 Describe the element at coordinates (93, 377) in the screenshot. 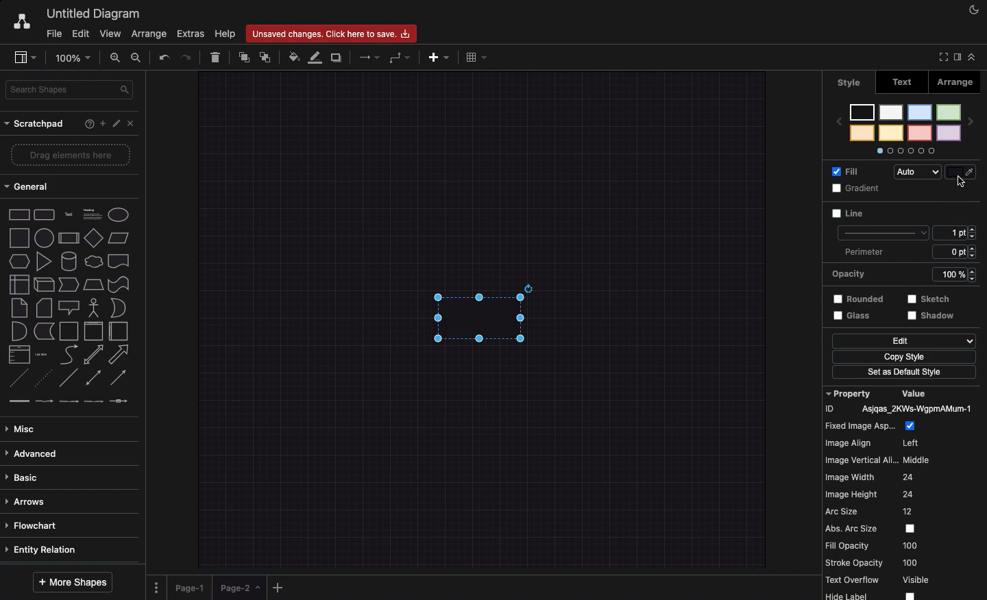

I see `bidirectional connector` at that location.